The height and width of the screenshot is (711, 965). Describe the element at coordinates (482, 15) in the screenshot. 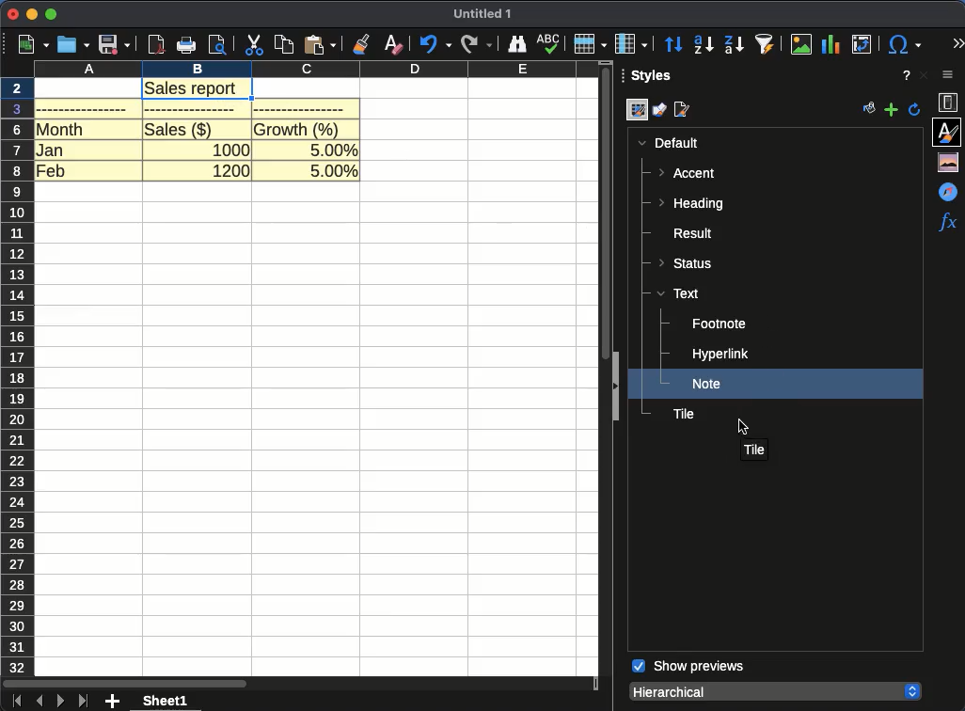

I see `UNTITLED 1` at that location.